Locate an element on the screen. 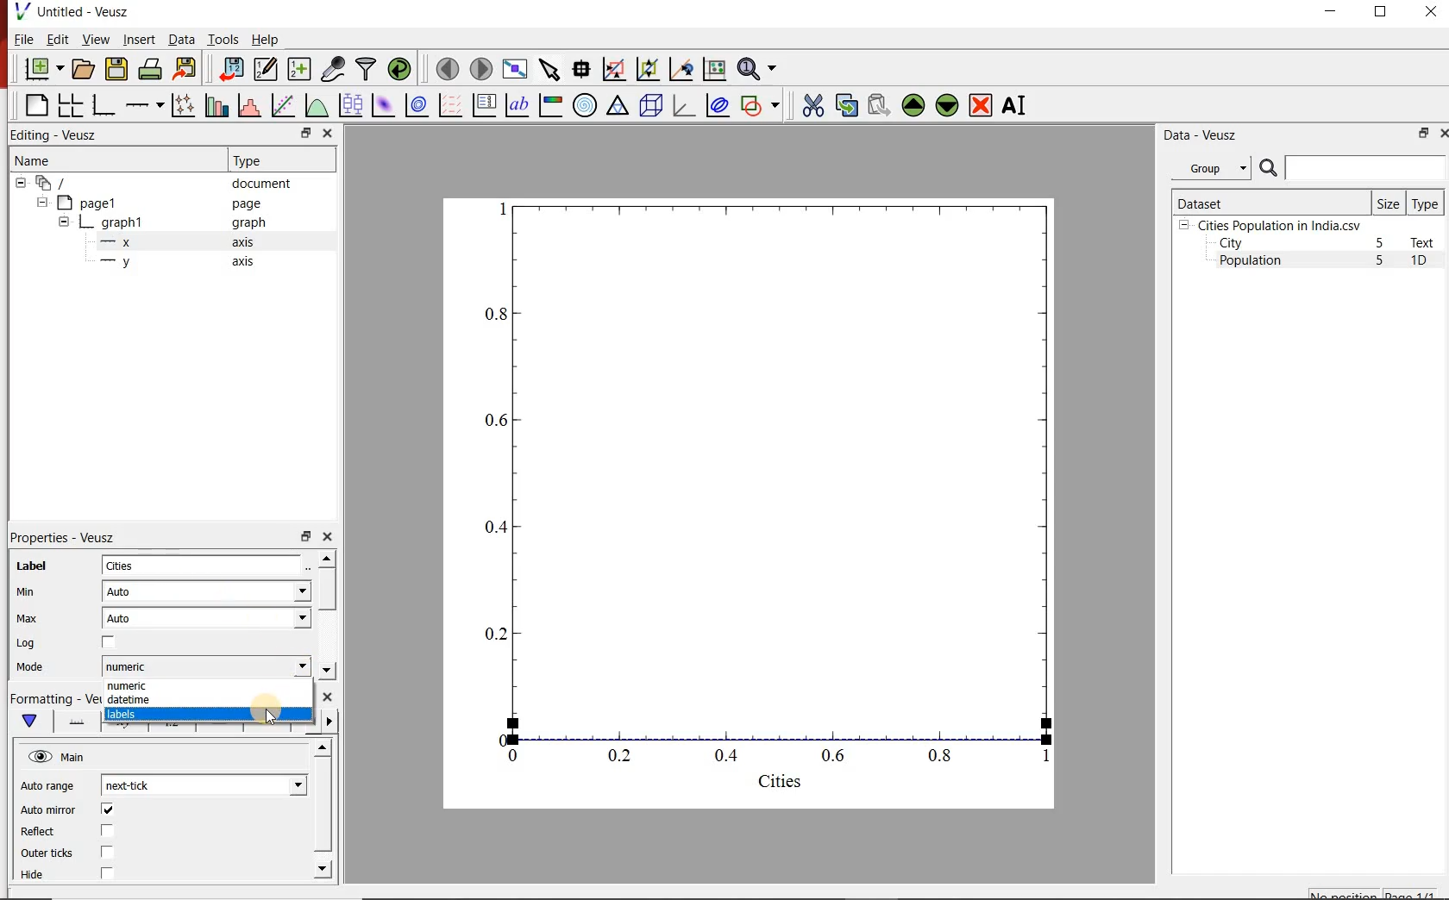  Auto is located at coordinates (207, 591).